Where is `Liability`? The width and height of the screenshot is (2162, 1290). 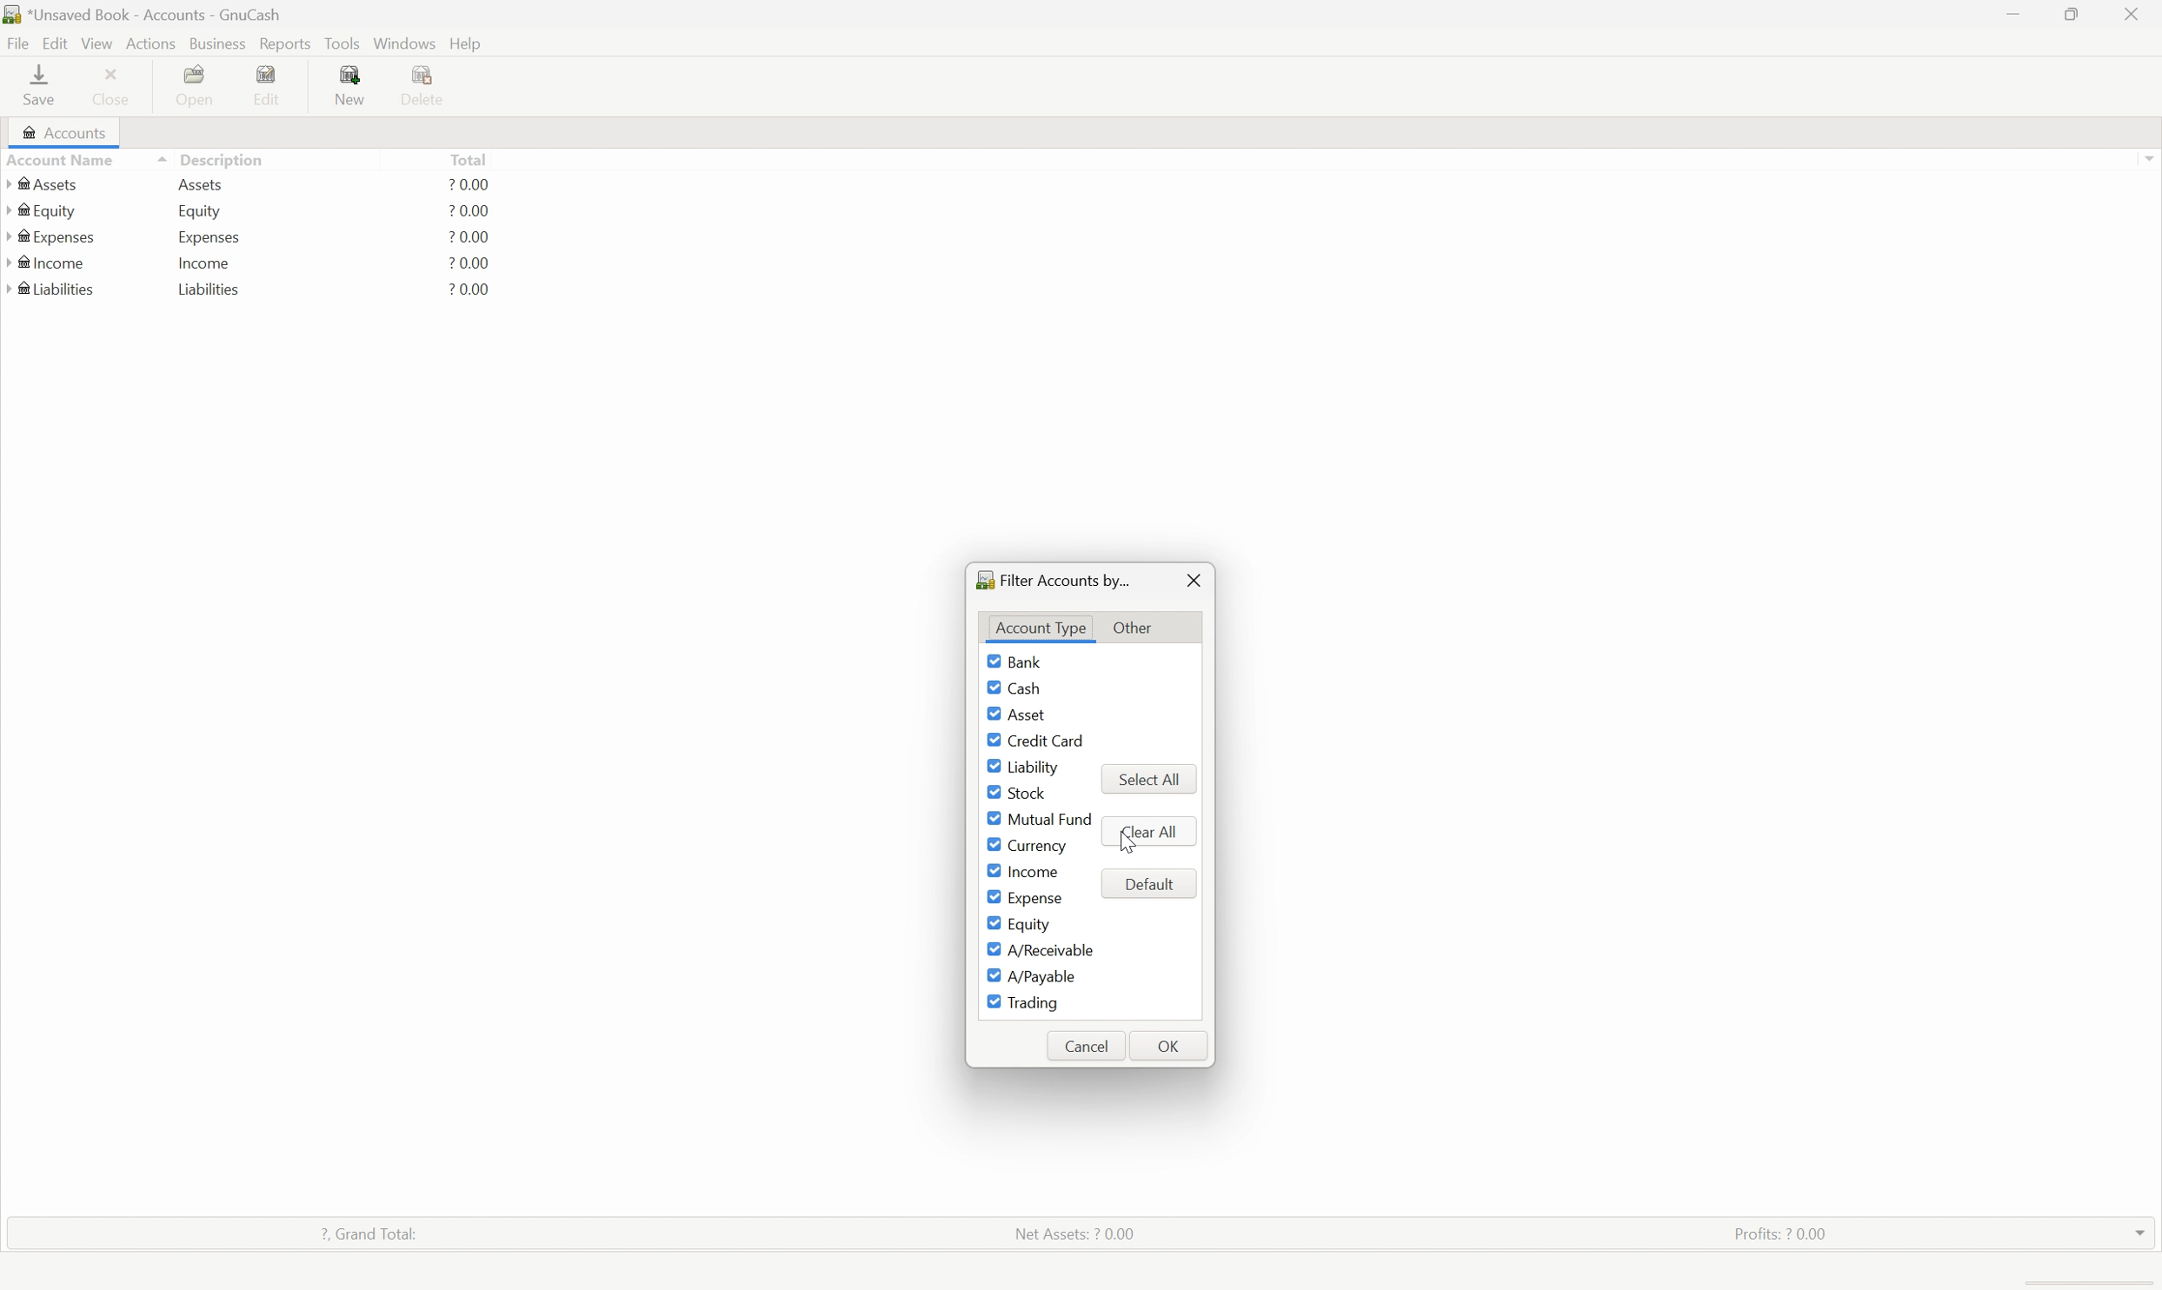 Liability is located at coordinates (1034, 768).